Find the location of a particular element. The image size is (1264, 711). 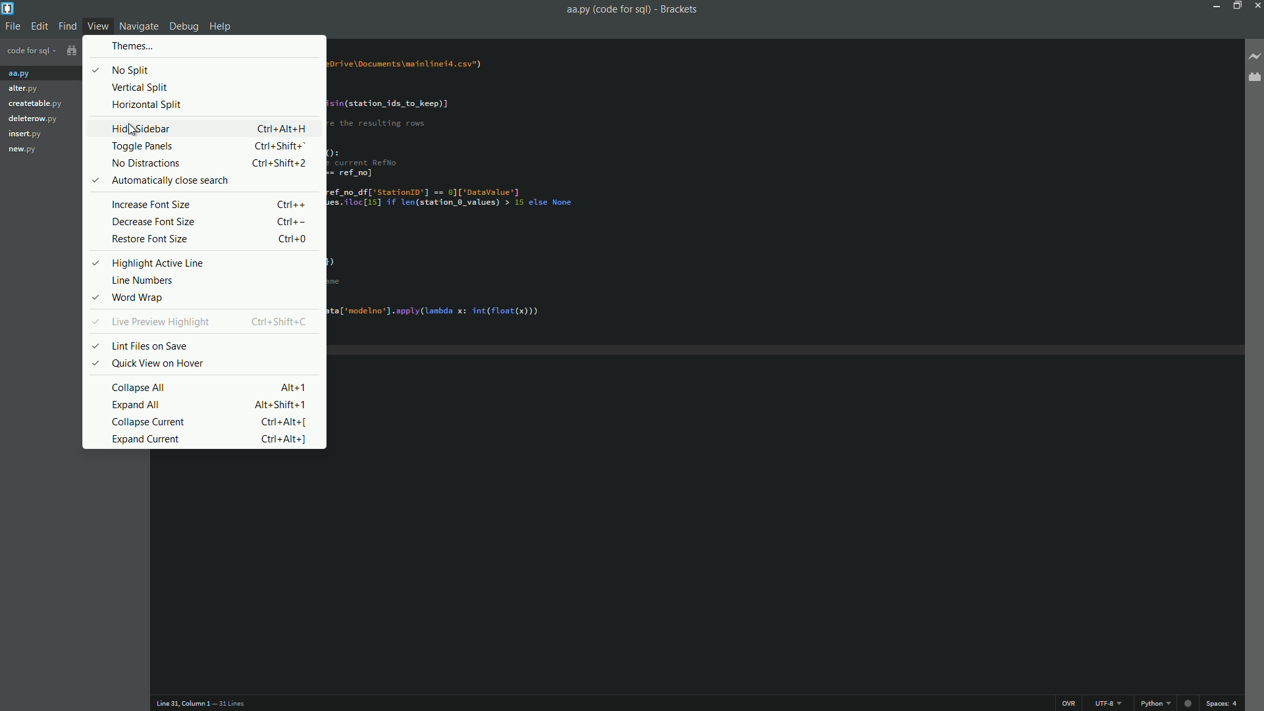

live preview button is located at coordinates (1255, 57).